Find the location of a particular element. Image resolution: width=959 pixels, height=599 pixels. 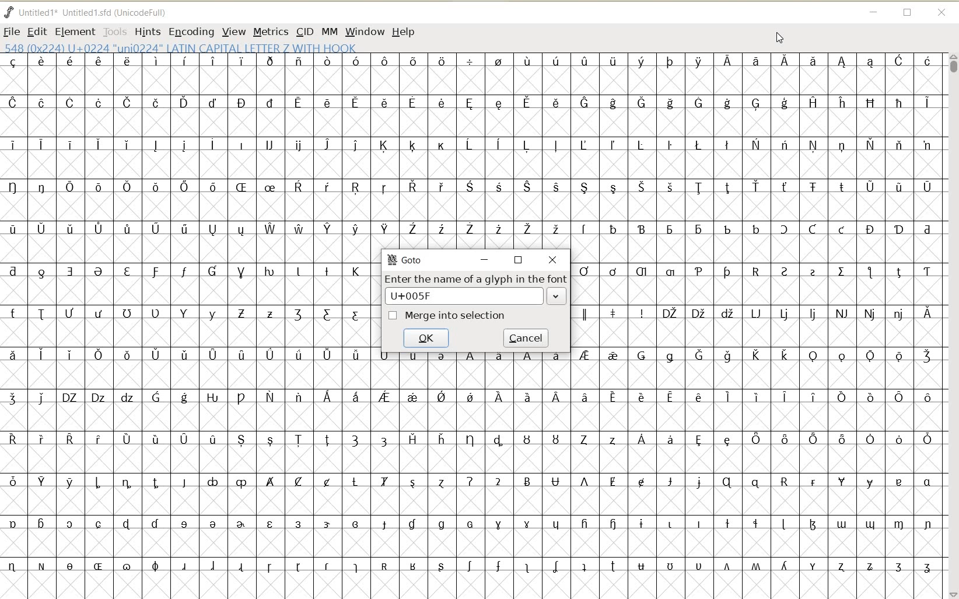

METRICS is located at coordinates (270, 32).